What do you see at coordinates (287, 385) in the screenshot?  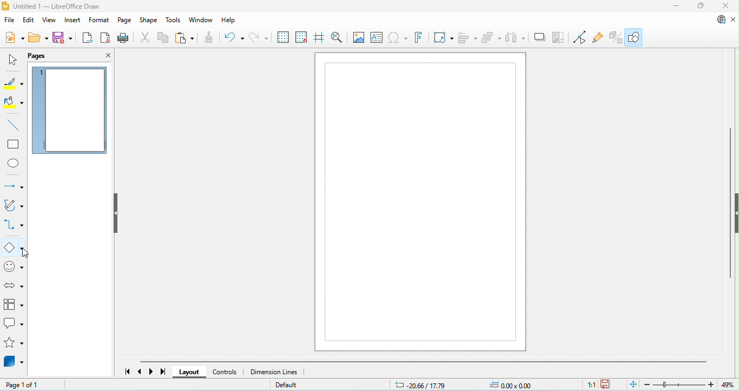 I see `default` at bounding box center [287, 385].